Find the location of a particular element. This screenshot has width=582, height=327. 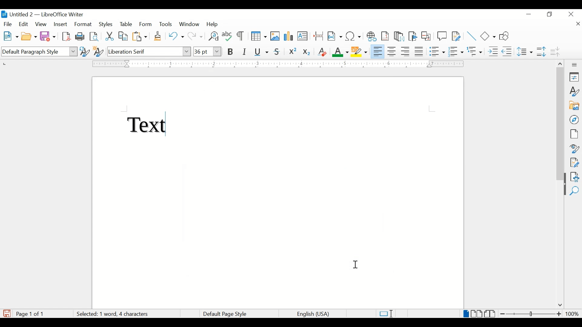

strikethrough is located at coordinates (277, 52).